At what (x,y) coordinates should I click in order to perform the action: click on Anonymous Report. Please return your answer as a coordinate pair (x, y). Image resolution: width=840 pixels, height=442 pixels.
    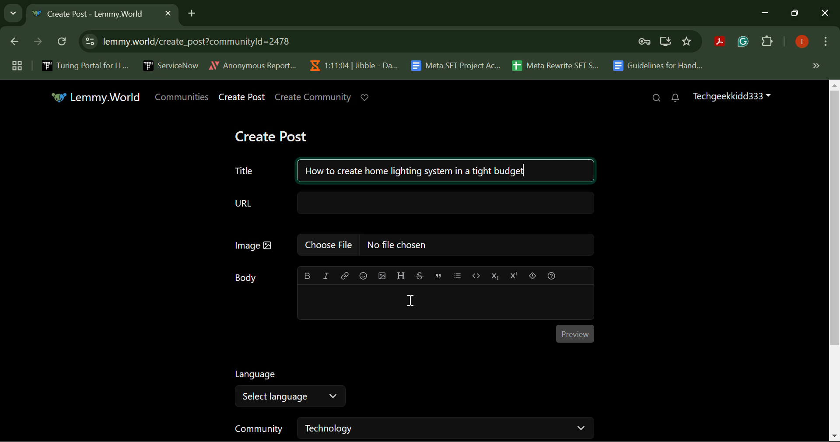
    Looking at the image, I should click on (252, 64).